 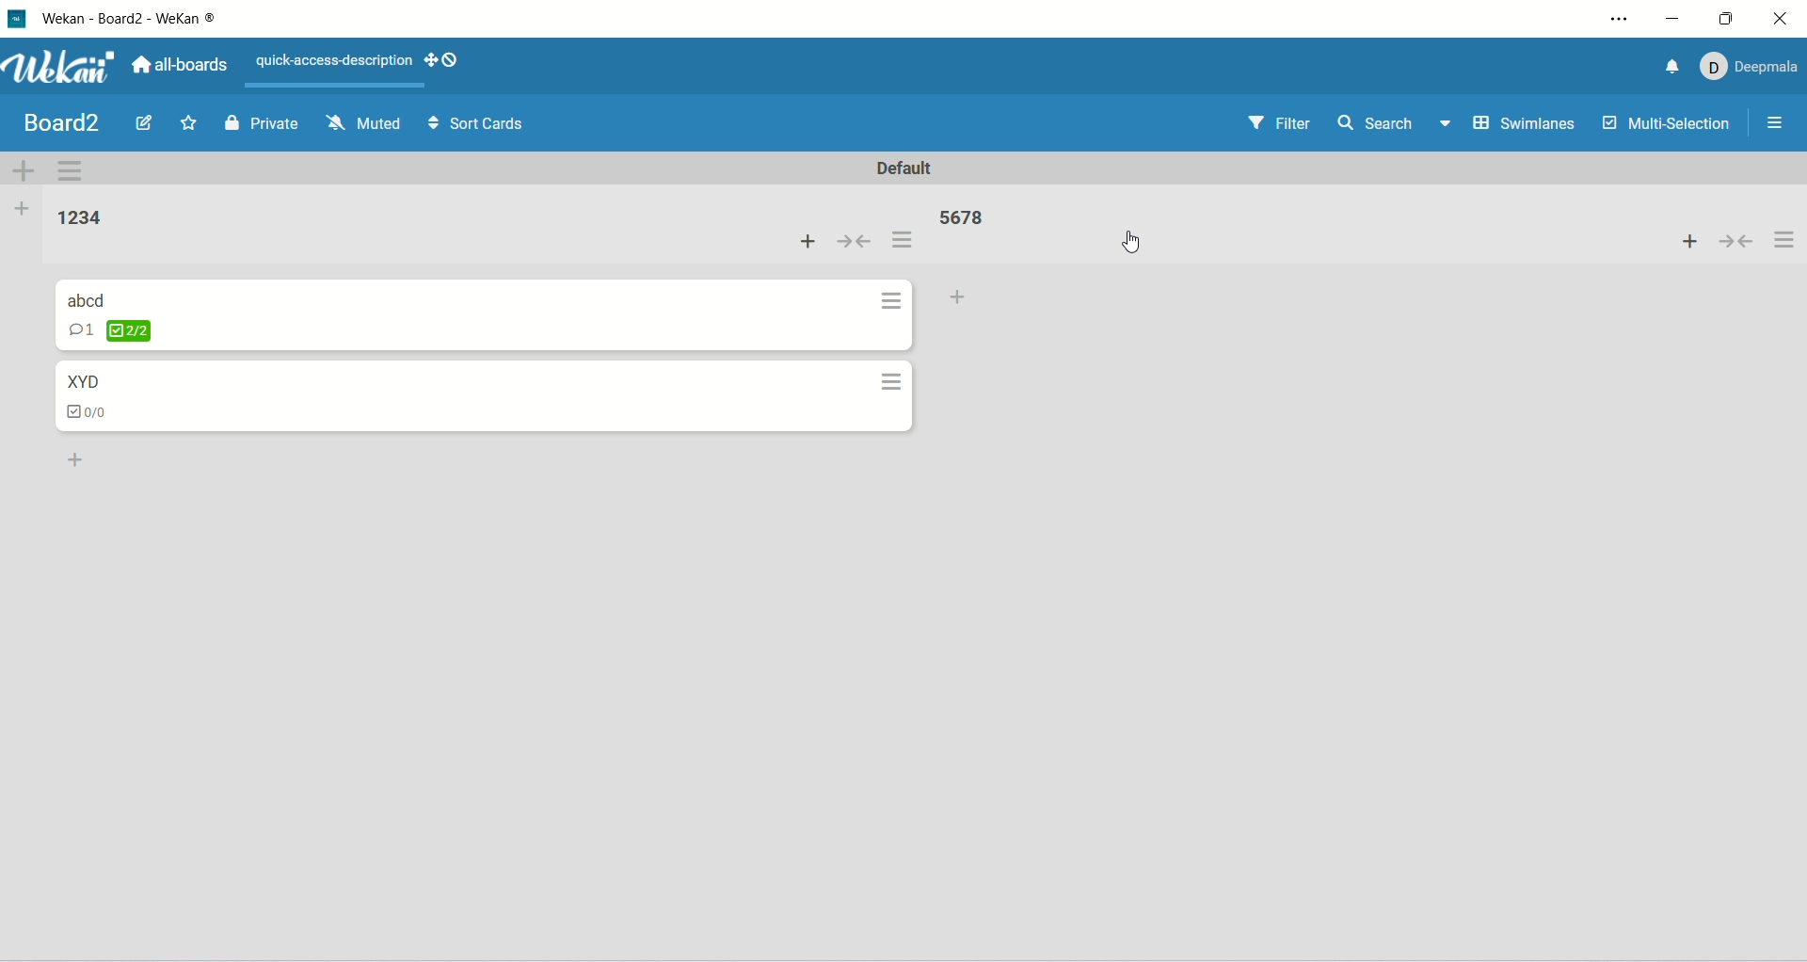 I want to click on settings and more, so click(x=1619, y=21).